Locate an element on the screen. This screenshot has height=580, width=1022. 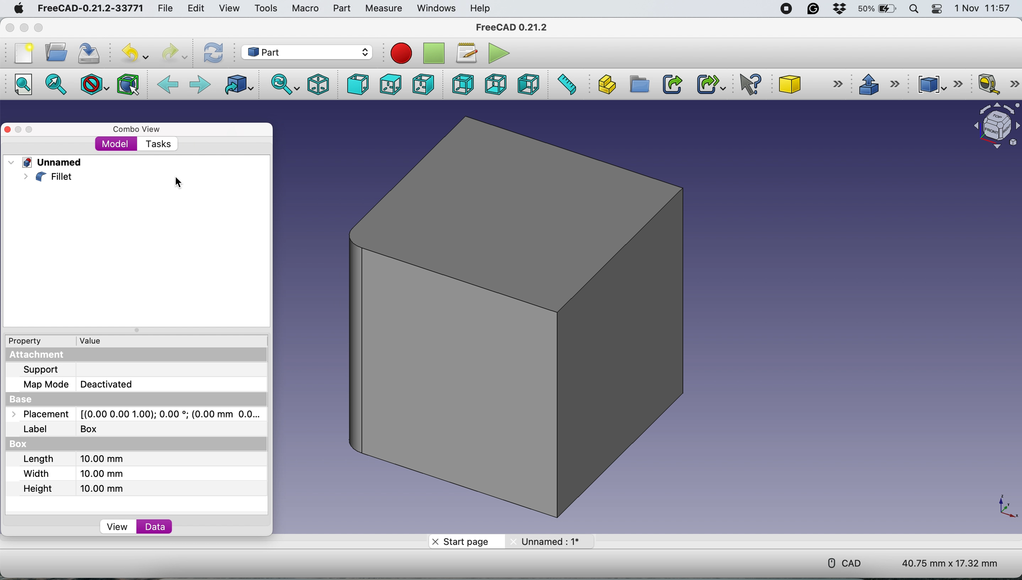
what's this is located at coordinates (751, 83).